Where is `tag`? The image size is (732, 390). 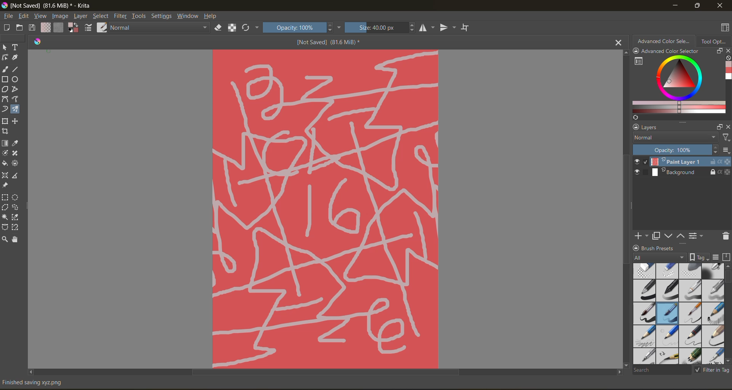 tag is located at coordinates (660, 258).